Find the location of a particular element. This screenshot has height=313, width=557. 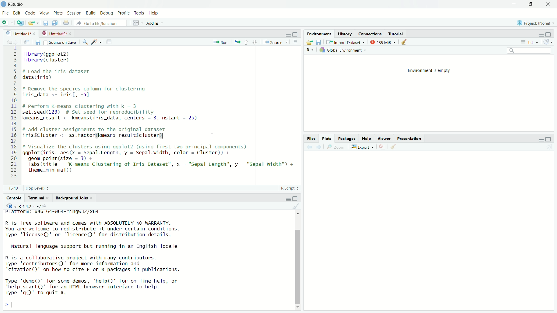

re-run the previous code region is located at coordinates (236, 41).